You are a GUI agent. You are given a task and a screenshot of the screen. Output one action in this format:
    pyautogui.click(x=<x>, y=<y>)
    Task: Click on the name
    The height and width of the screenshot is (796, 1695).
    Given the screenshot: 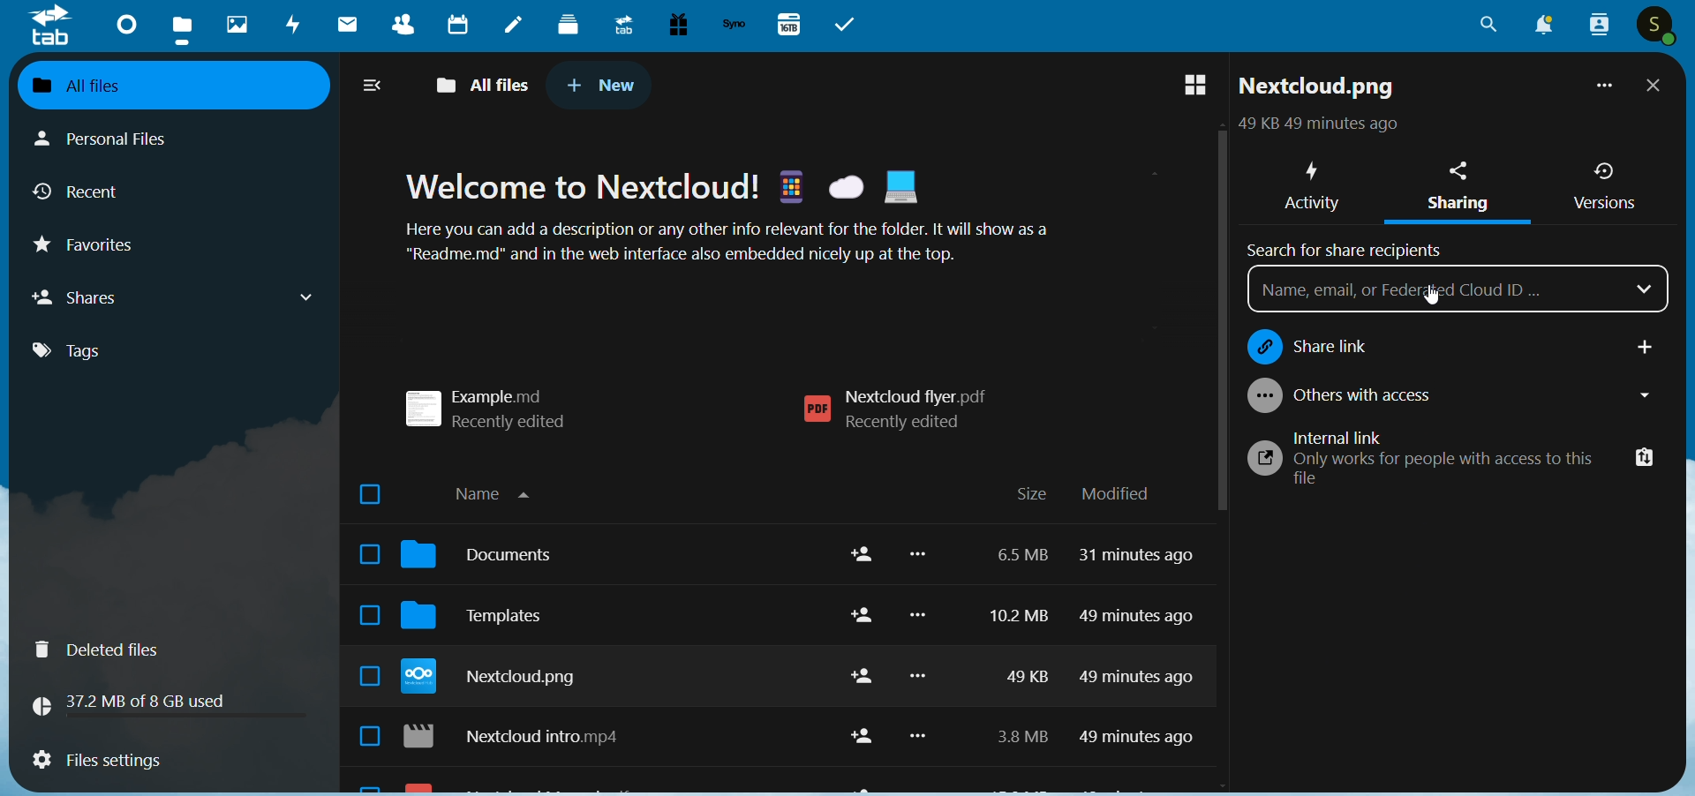 What is the action you would take?
    pyautogui.click(x=501, y=491)
    